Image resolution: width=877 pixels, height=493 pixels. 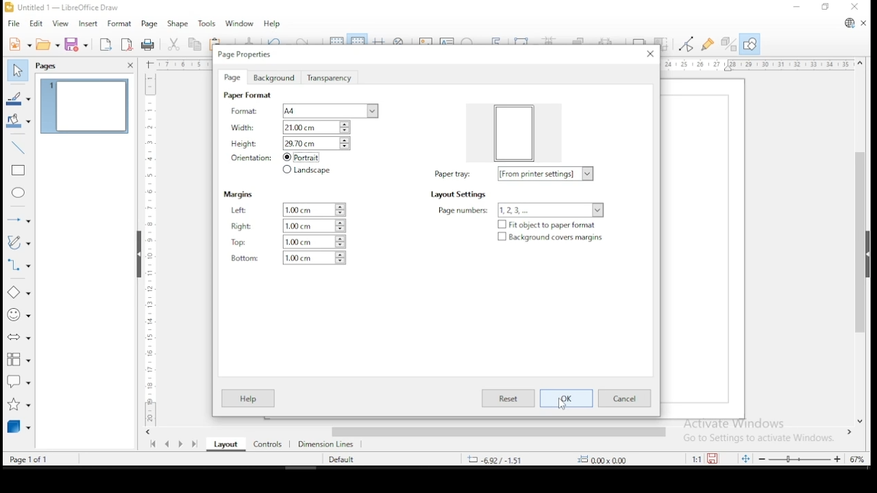 I want to click on bottom margin settings, so click(x=287, y=258).